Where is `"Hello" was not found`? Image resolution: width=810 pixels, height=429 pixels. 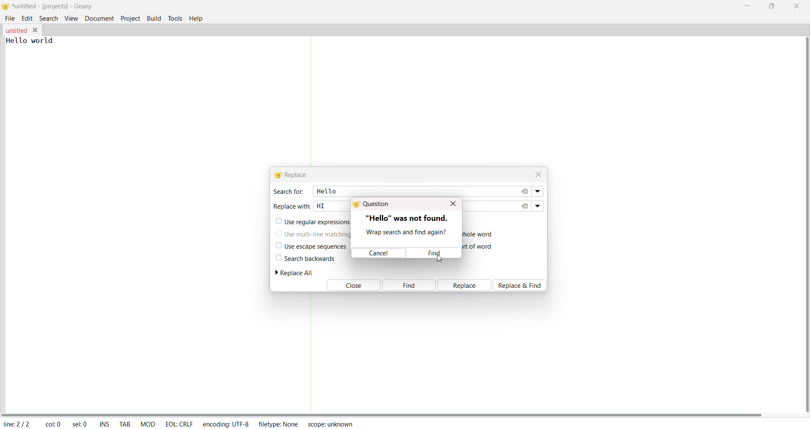 "Hello" was not found is located at coordinates (407, 217).